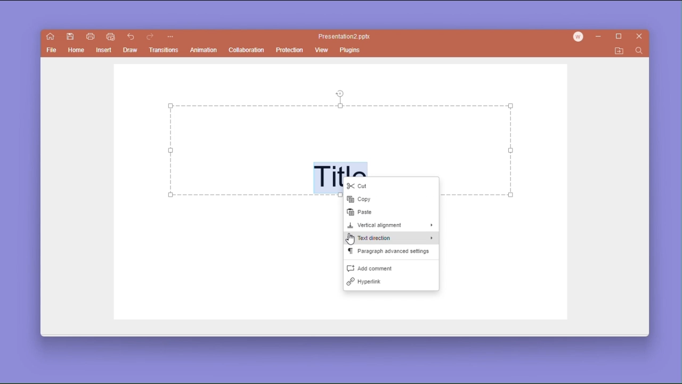  What do you see at coordinates (131, 37) in the screenshot?
I see `go back` at bounding box center [131, 37].